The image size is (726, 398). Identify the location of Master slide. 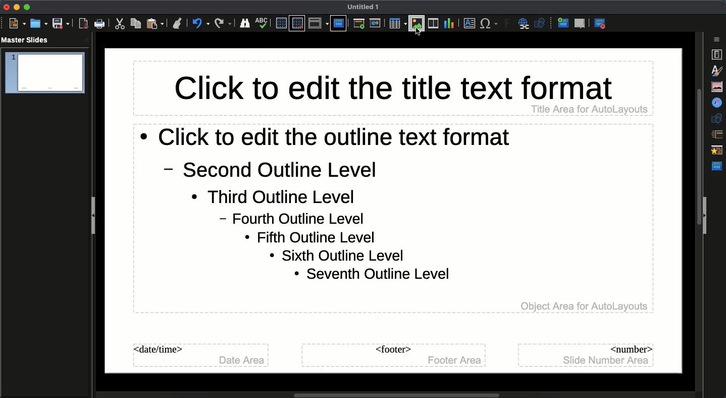
(718, 166).